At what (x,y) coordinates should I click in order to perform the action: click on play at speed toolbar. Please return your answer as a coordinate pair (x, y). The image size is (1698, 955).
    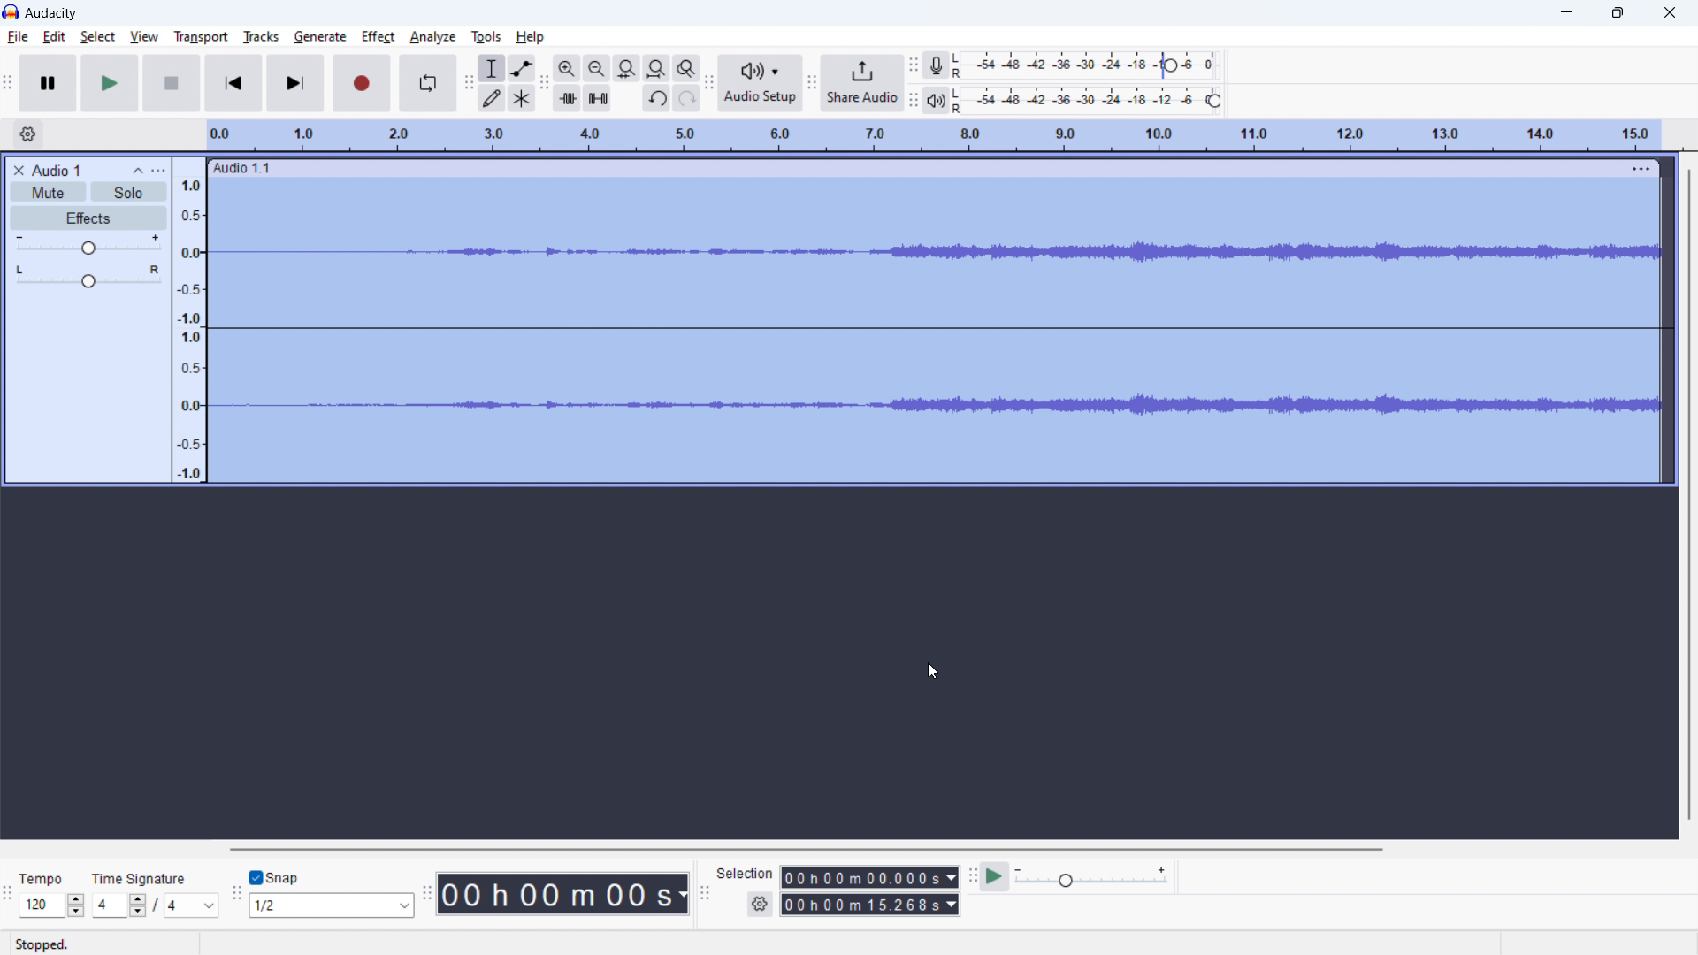
    Looking at the image, I should click on (972, 875).